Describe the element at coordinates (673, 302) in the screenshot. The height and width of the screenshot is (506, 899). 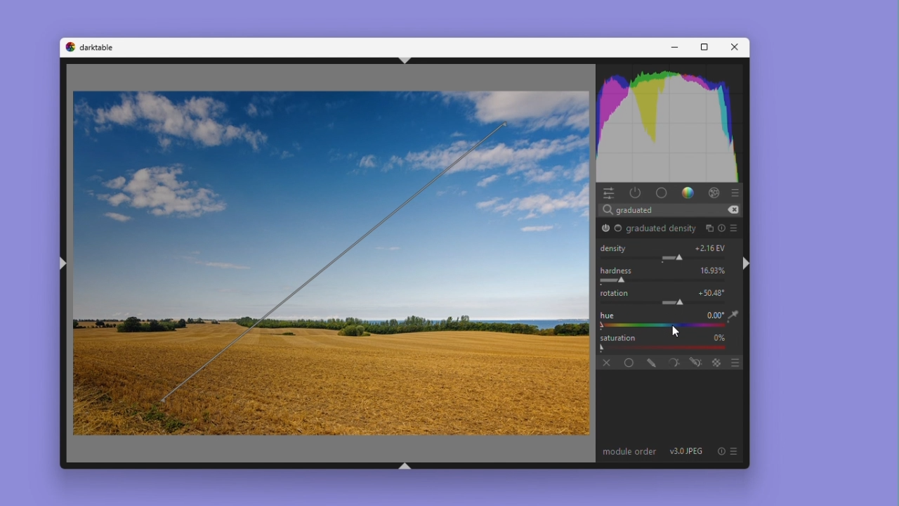
I see `rotation adjustment slider` at that location.